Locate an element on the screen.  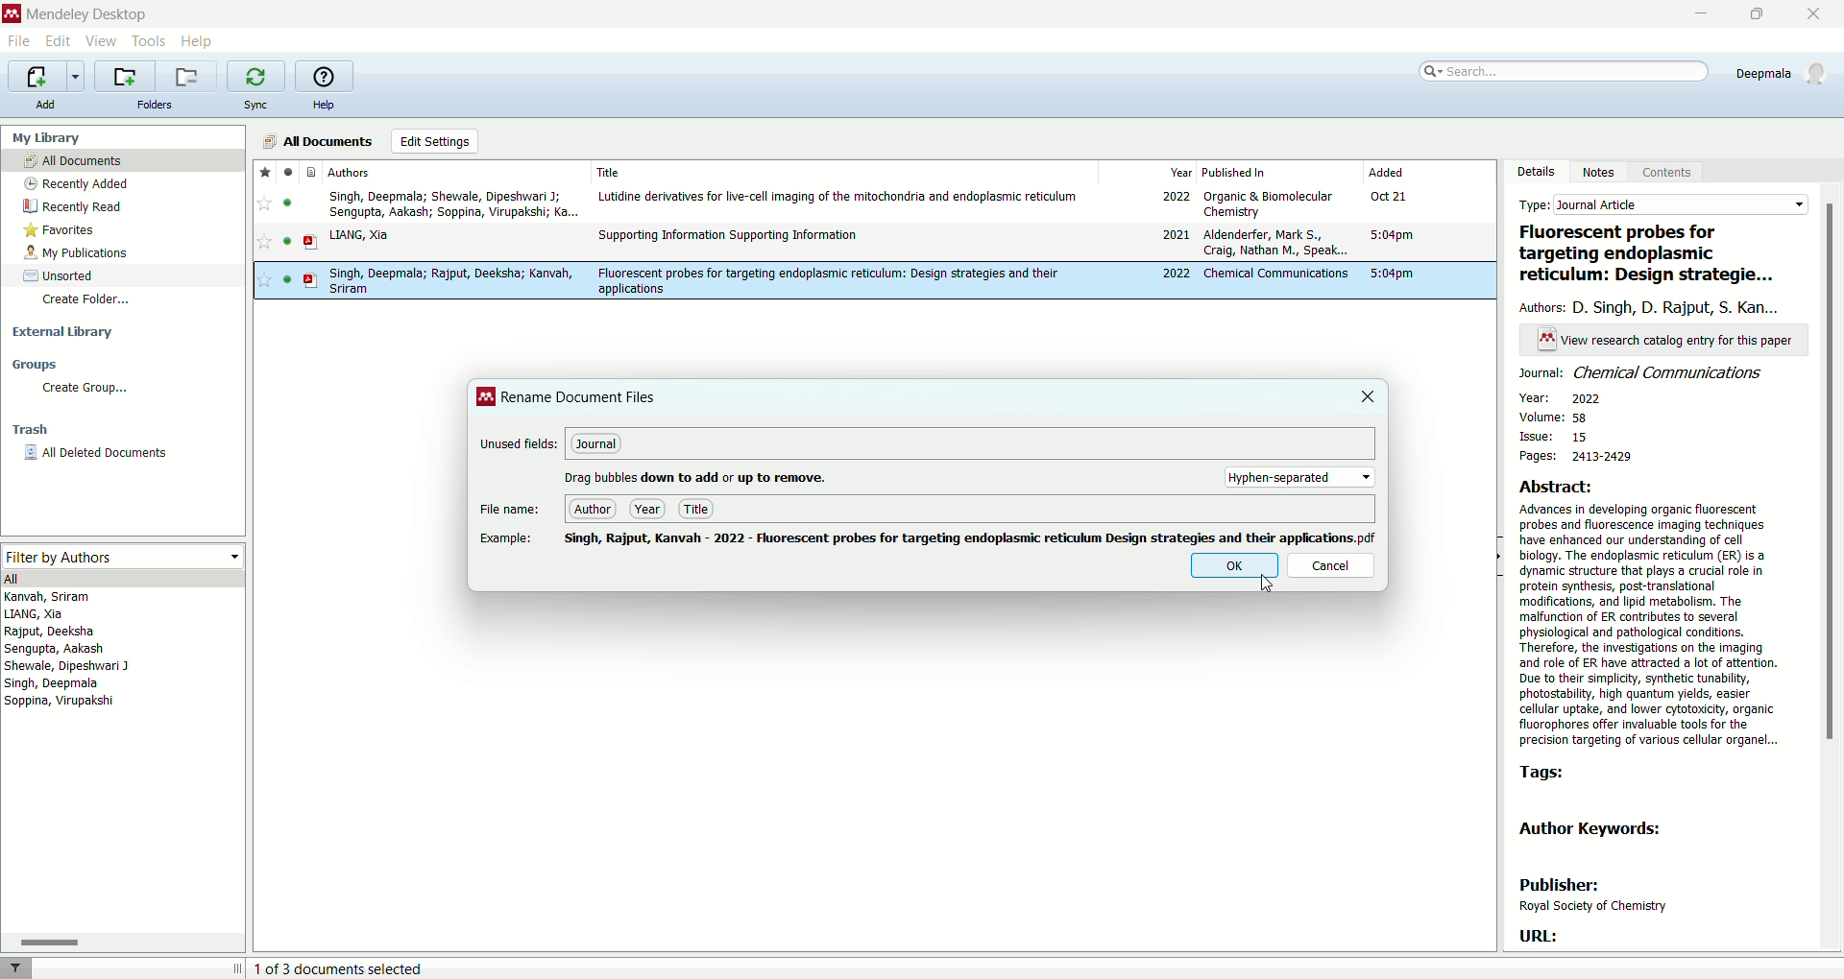
year is located at coordinates (1149, 171).